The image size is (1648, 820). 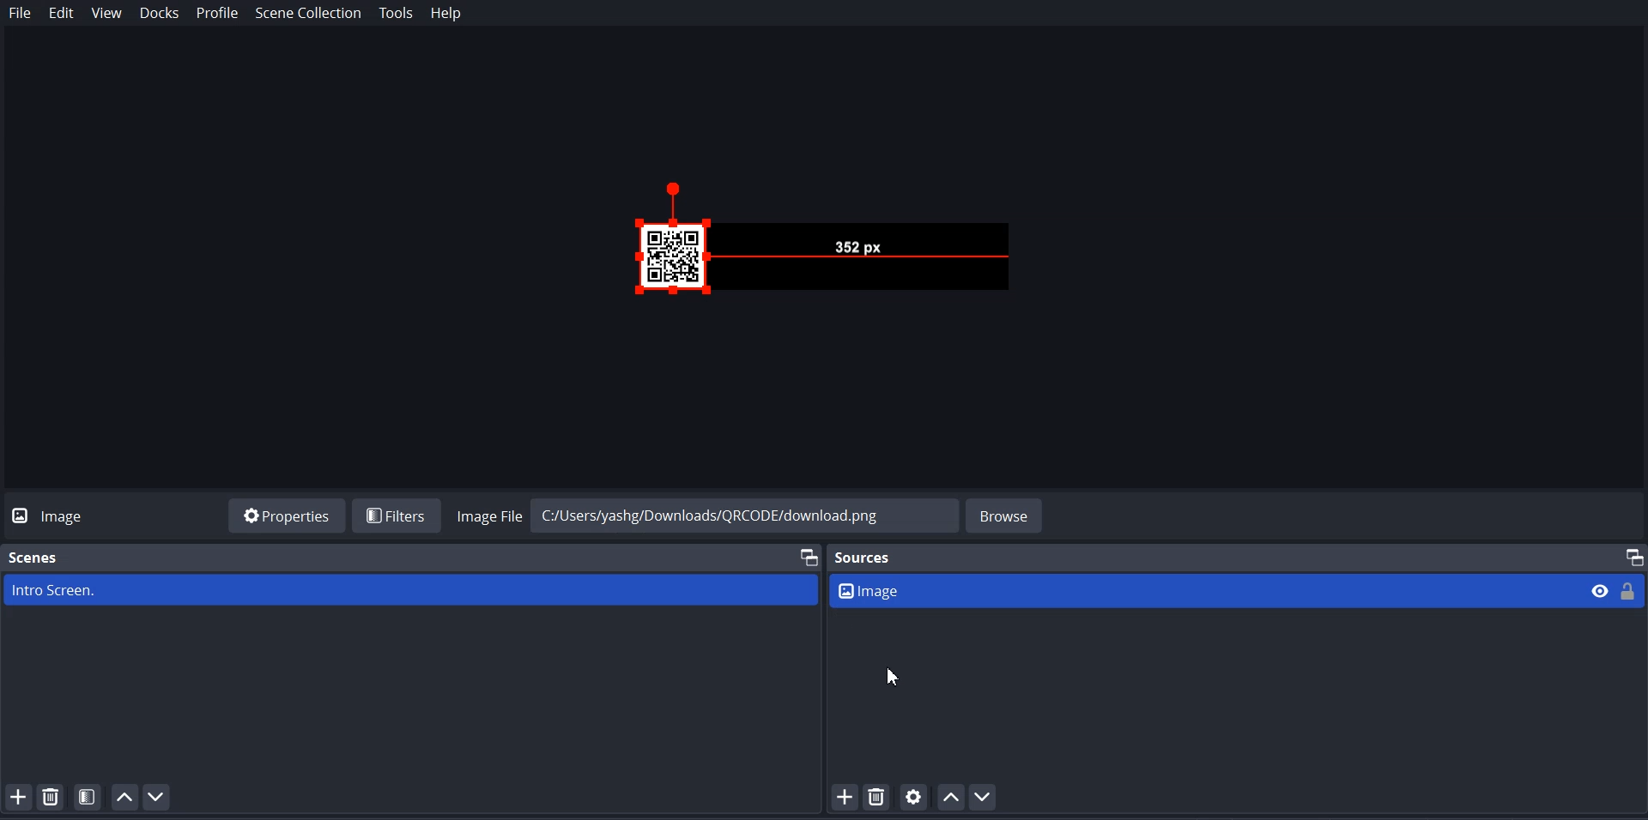 I want to click on Drag Cursor, so click(x=707, y=288).